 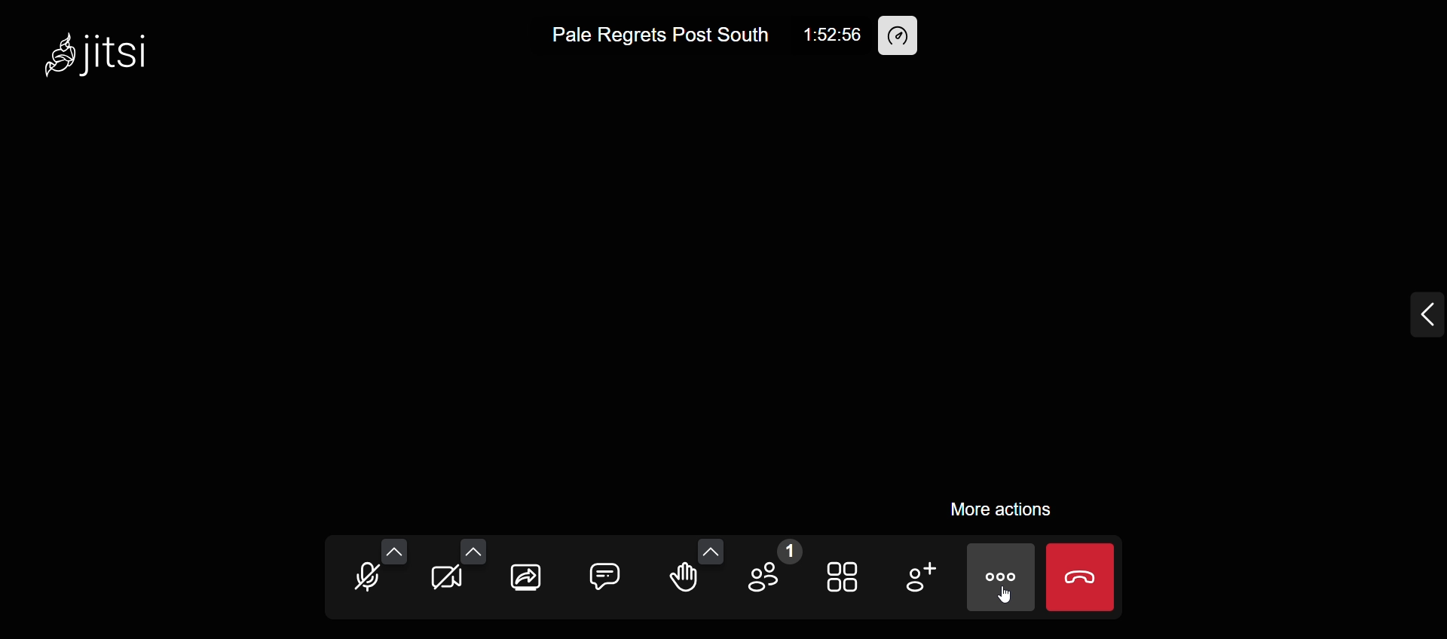 What do you see at coordinates (659, 36) in the screenshot?
I see `Pale Regrets Post South` at bounding box center [659, 36].